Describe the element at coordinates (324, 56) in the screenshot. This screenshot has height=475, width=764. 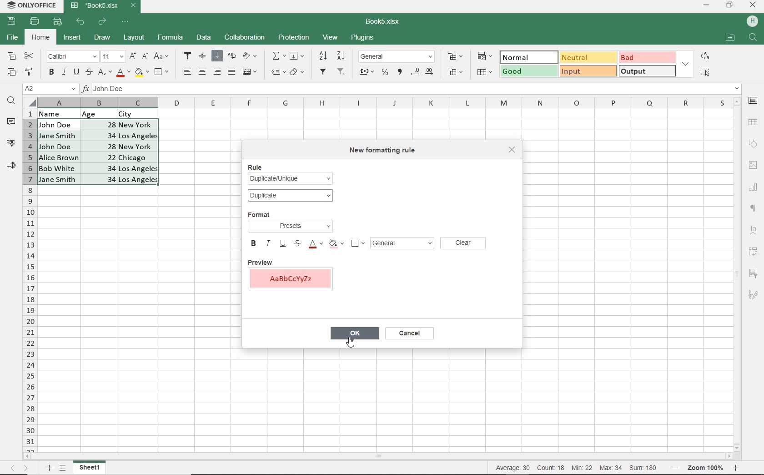
I see `SORTASCENDING` at that location.